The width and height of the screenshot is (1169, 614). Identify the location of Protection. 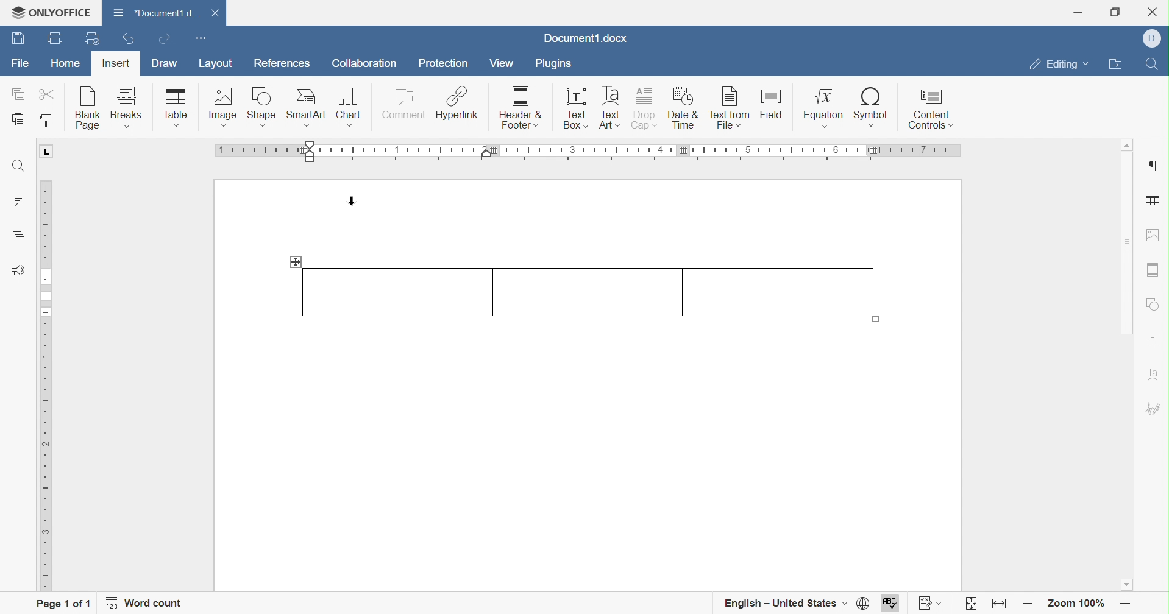
(442, 62).